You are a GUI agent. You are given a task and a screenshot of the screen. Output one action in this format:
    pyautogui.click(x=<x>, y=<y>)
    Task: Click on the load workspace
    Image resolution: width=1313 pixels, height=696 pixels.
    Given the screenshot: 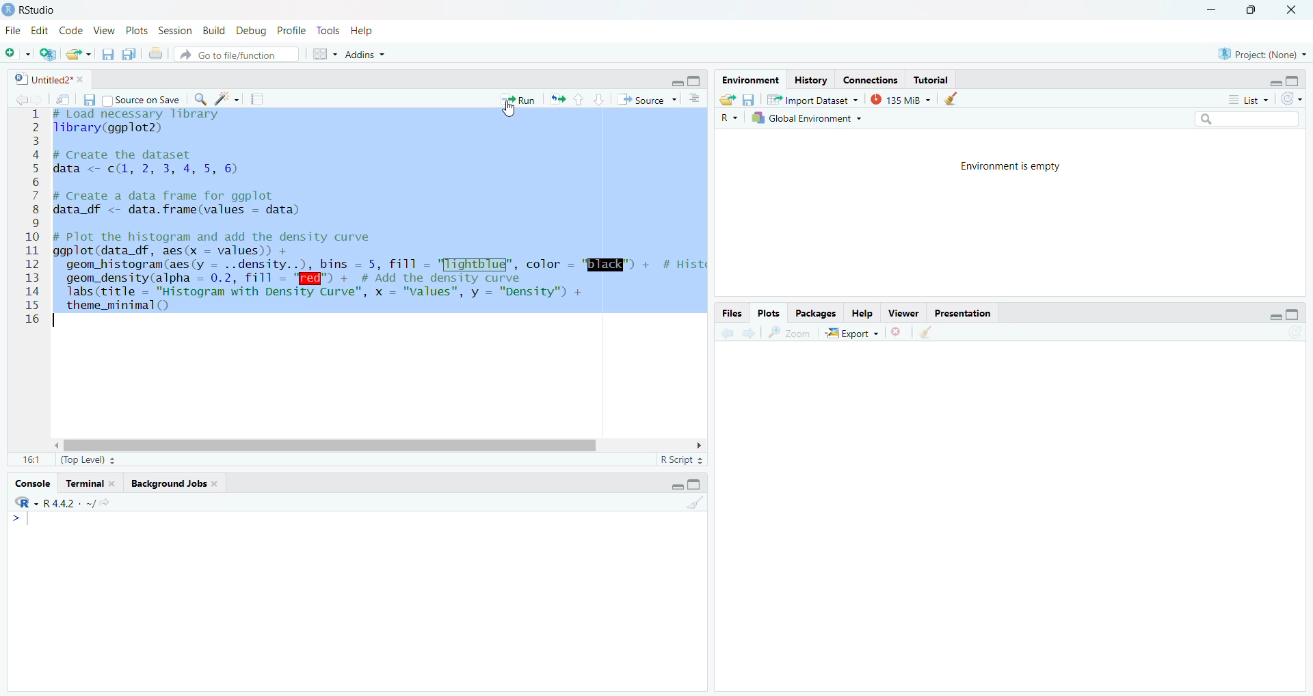 What is the action you would take?
    pyautogui.click(x=727, y=99)
    